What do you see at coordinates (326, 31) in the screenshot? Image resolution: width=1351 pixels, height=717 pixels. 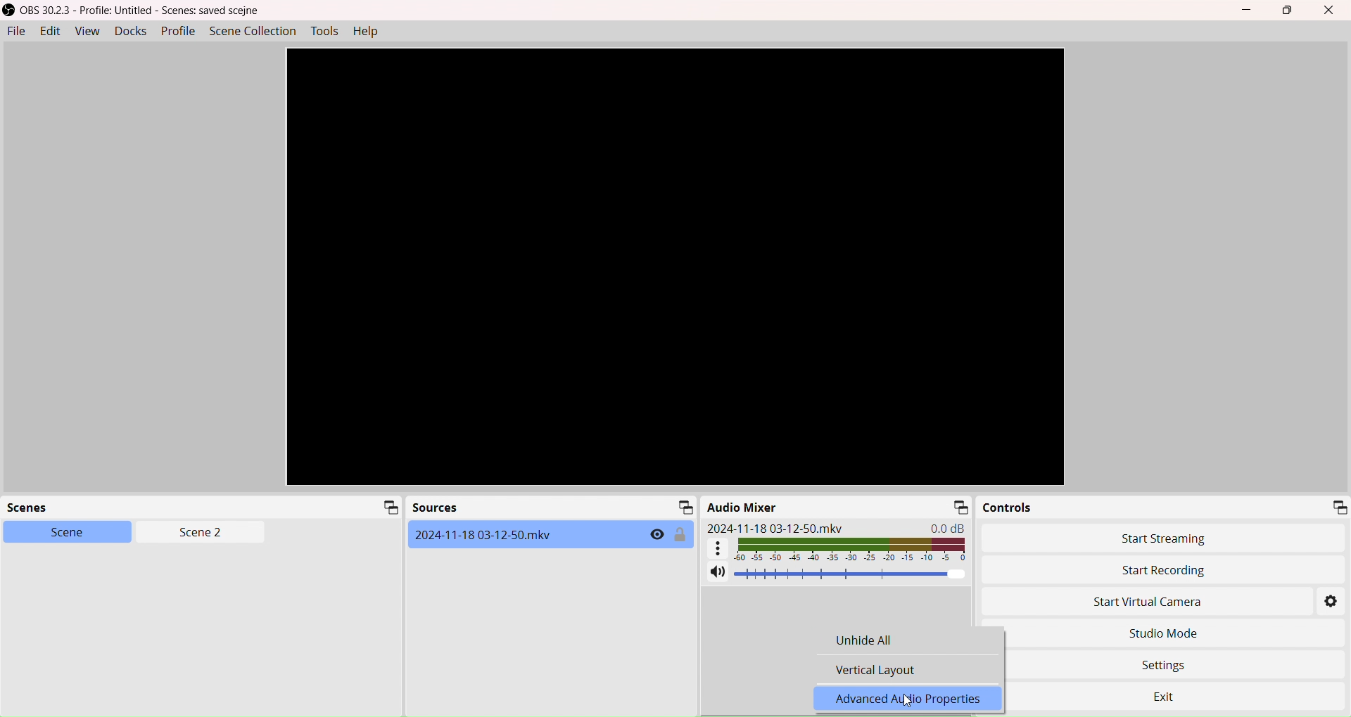 I see `Tools` at bounding box center [326, 31].